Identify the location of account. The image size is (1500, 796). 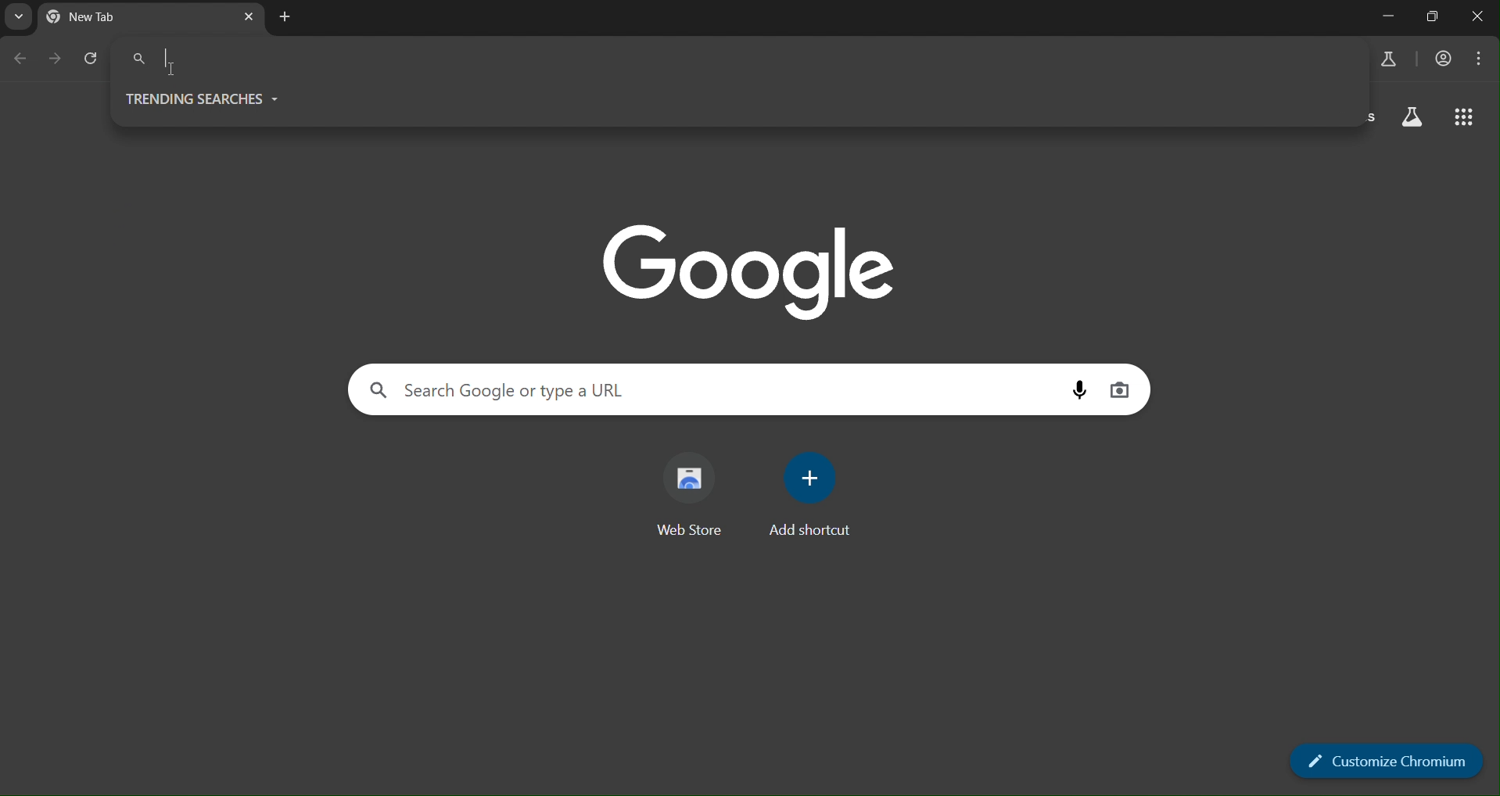
(1442, 59).